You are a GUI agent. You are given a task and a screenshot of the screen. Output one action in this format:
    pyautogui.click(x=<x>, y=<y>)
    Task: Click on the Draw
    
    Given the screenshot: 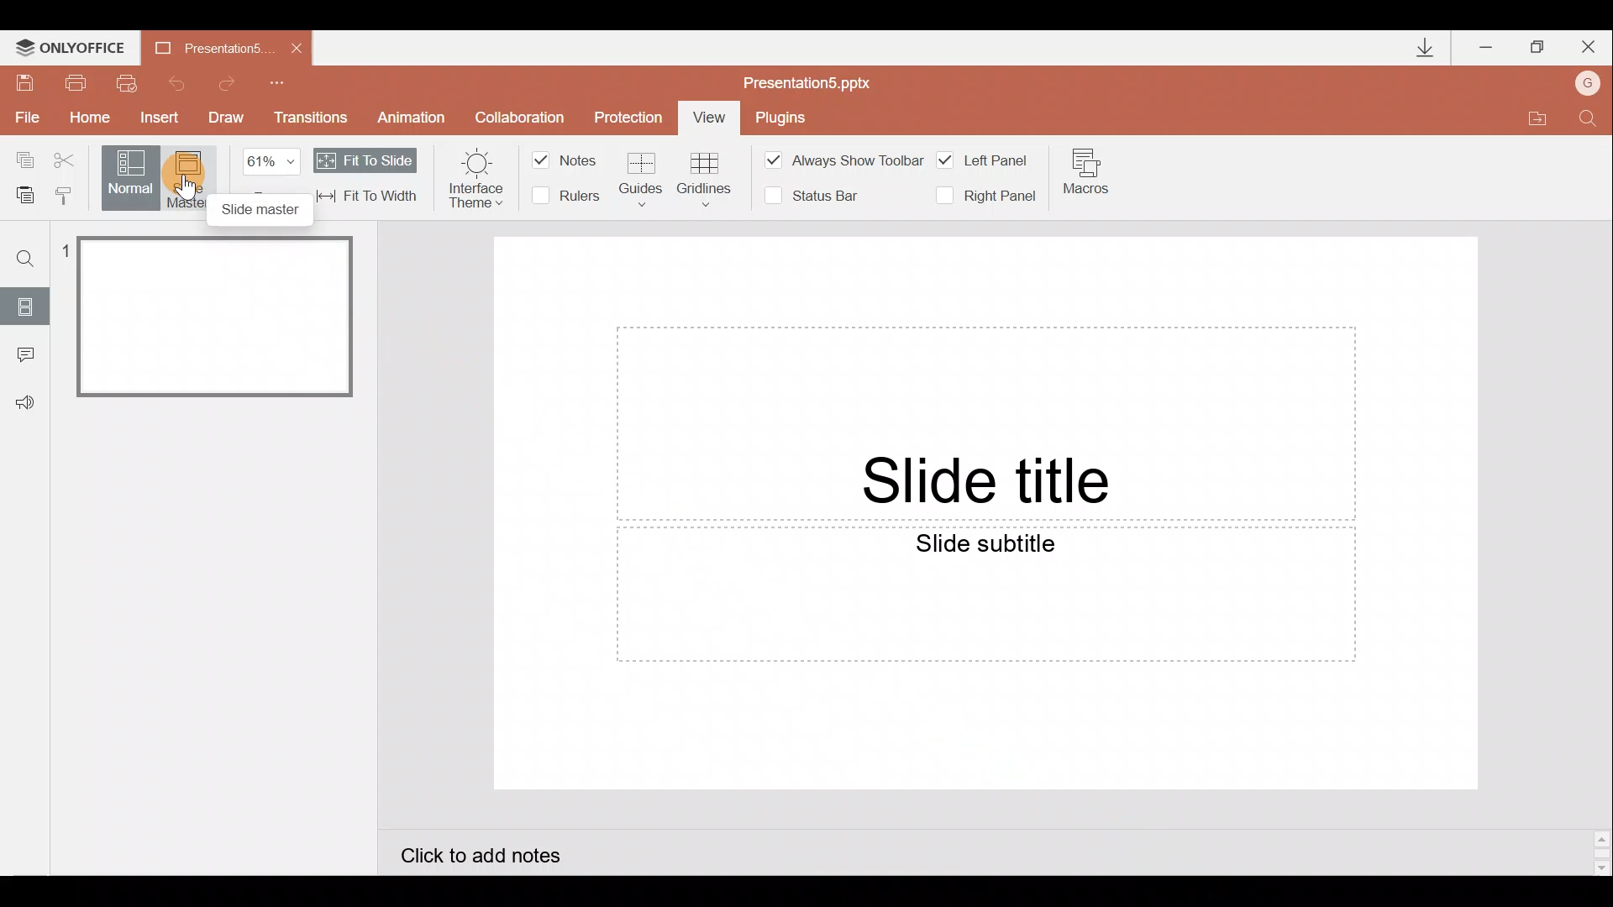 What is the action you would take?
    pyautogui.click(x=232, y=119)
    